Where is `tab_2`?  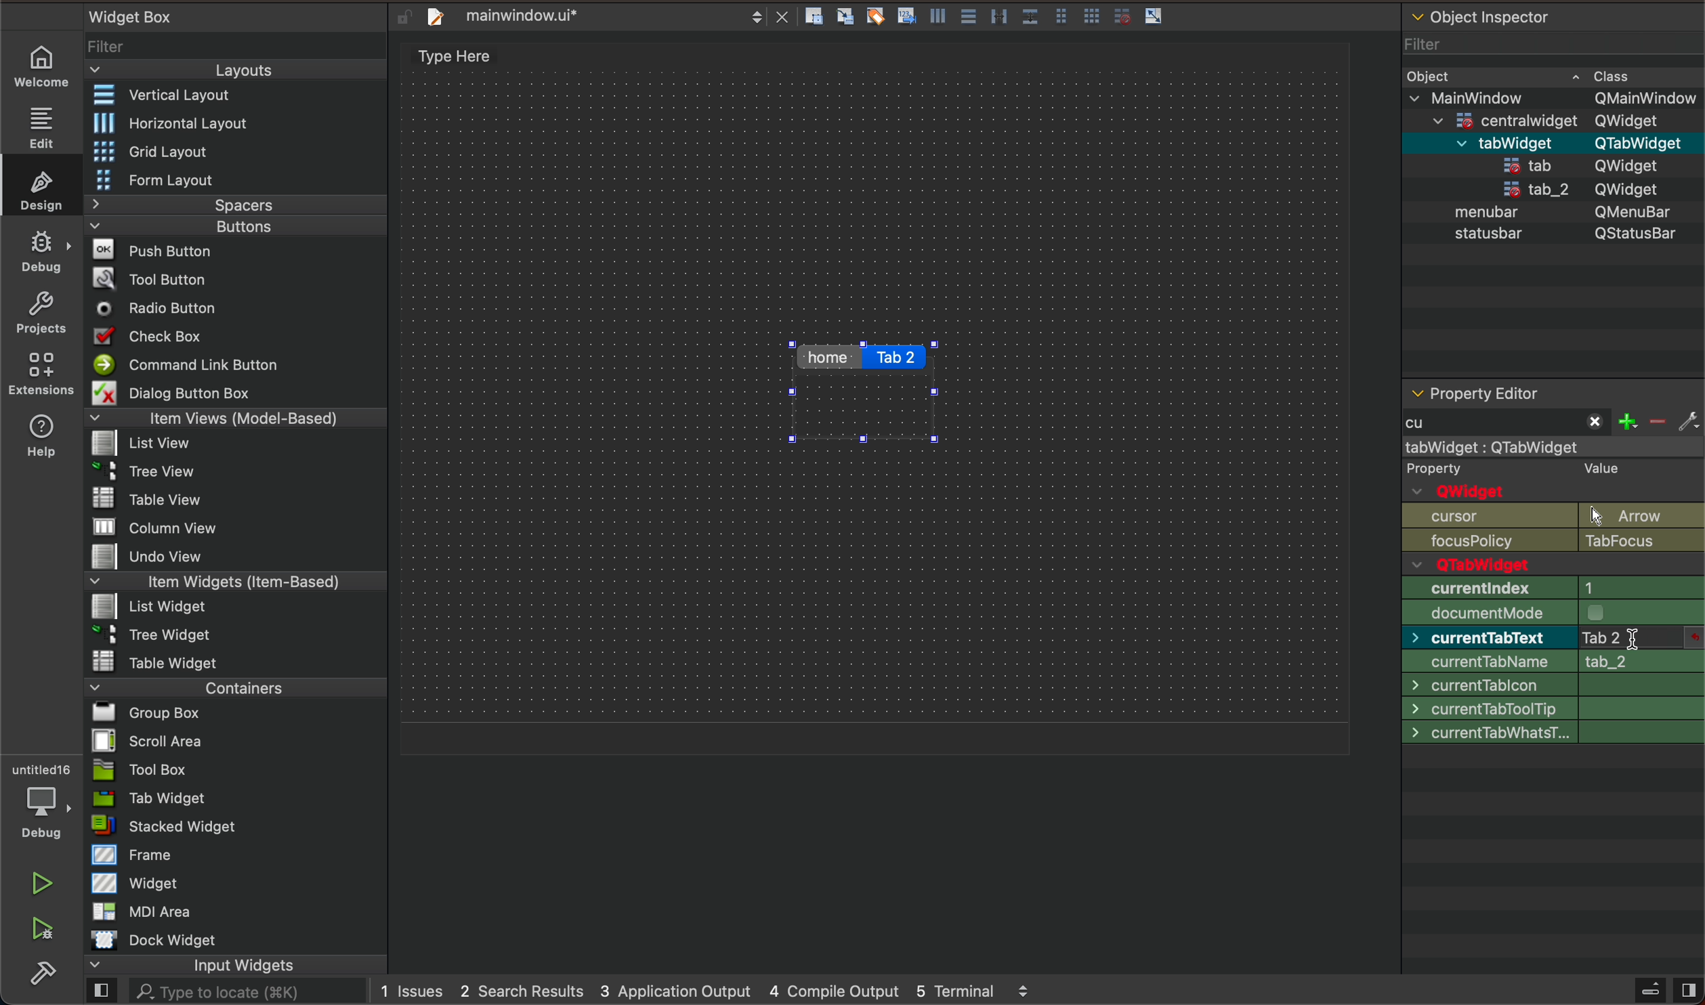 tab_2 is located at coordinates (1519, 191).